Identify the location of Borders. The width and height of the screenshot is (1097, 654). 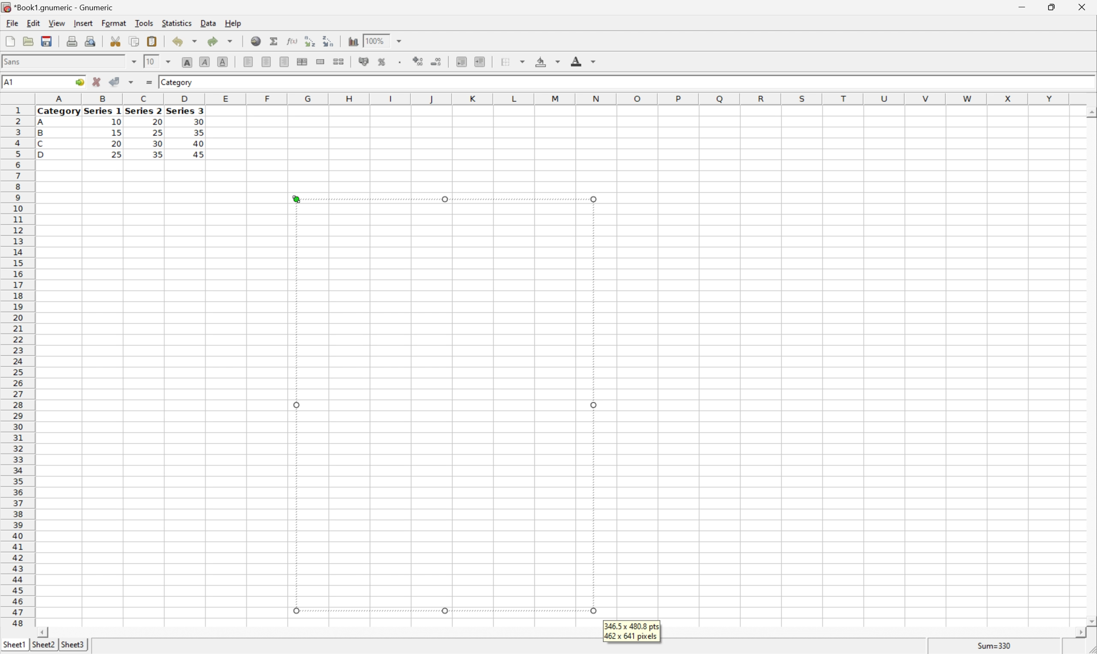
(515, 61).